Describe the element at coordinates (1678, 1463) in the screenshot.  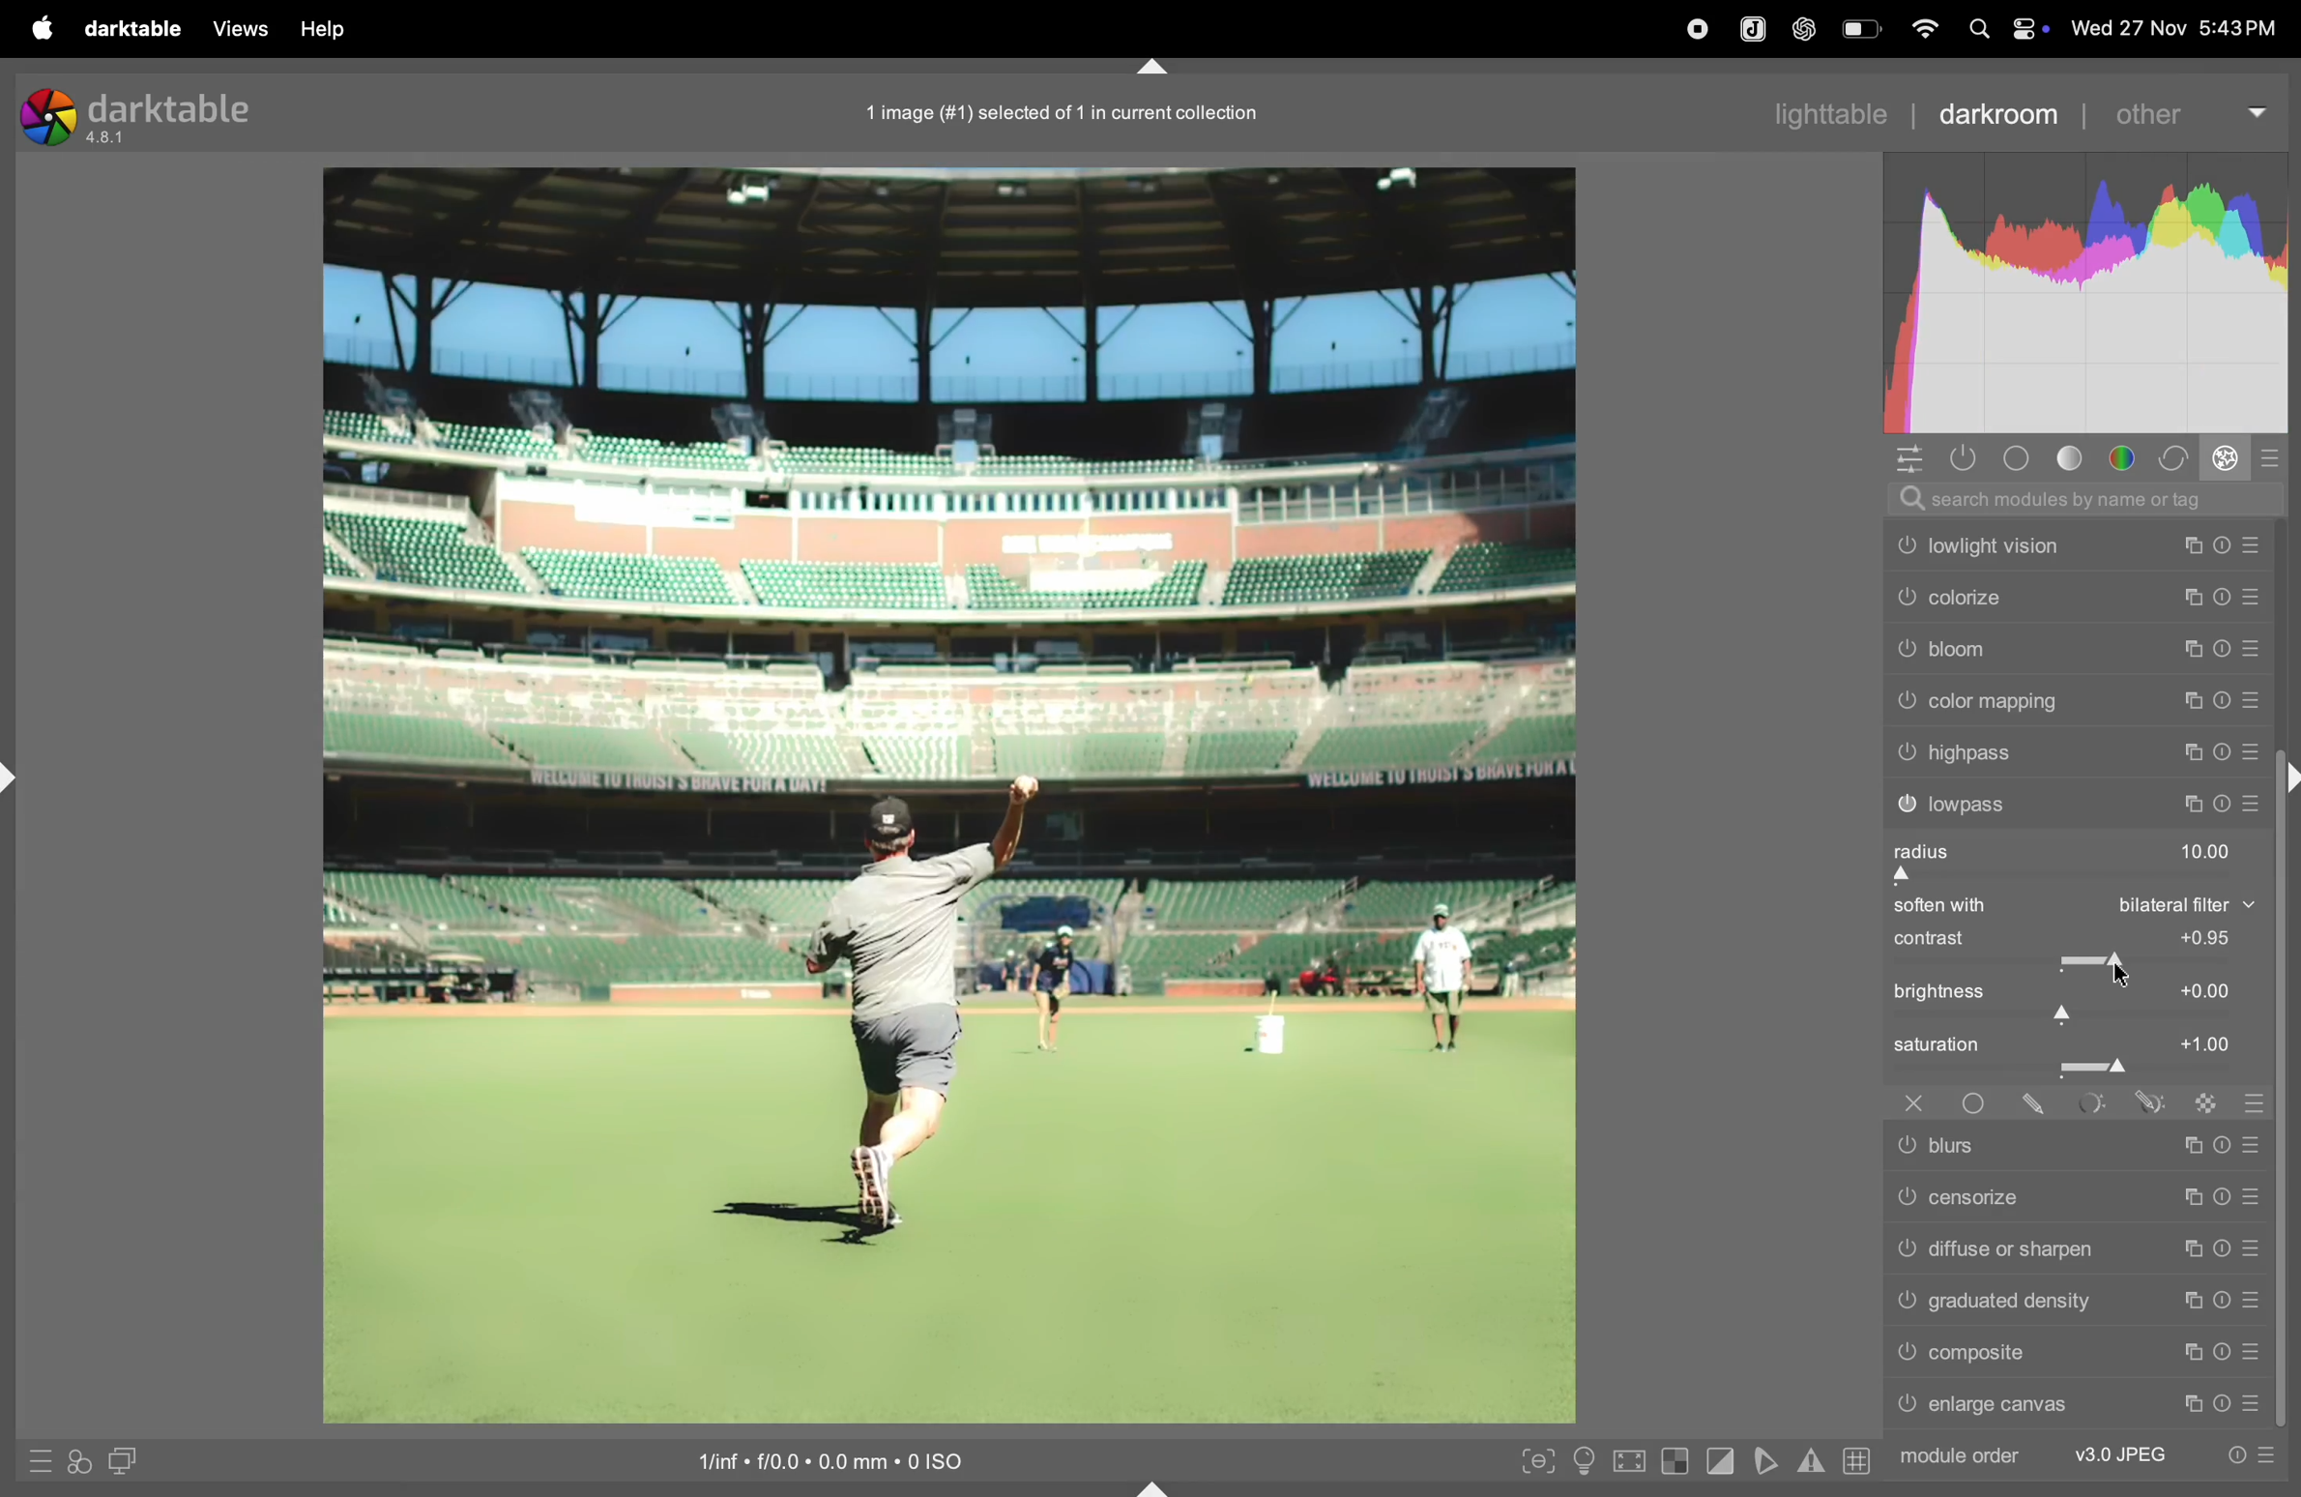
I see `toggle indication over exposure` at that location.